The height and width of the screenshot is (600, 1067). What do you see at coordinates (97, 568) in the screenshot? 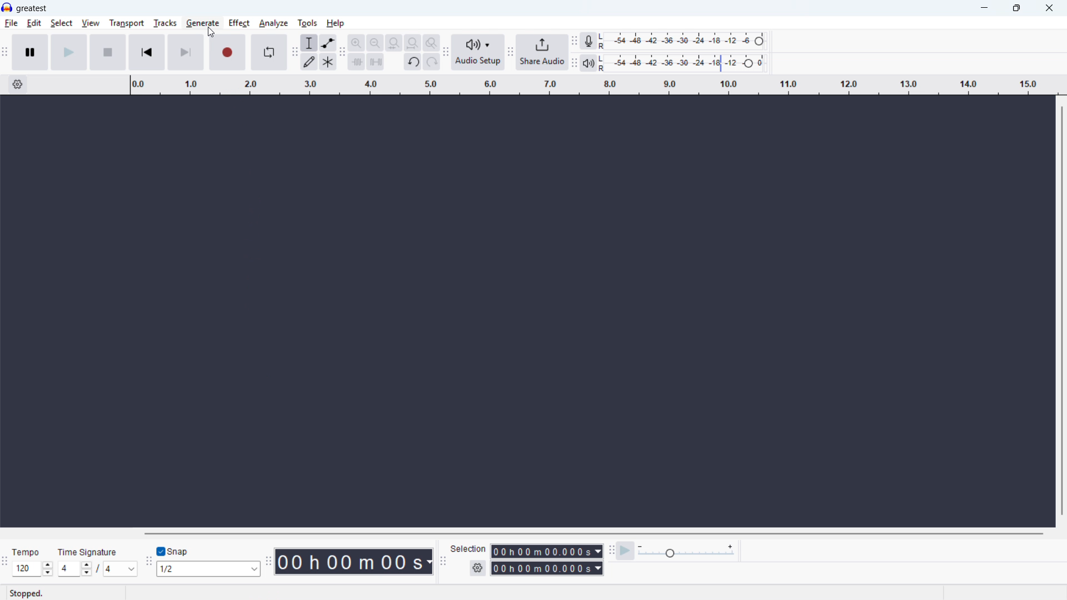
I see `Set time signature ` at bounding box center [97, 568].